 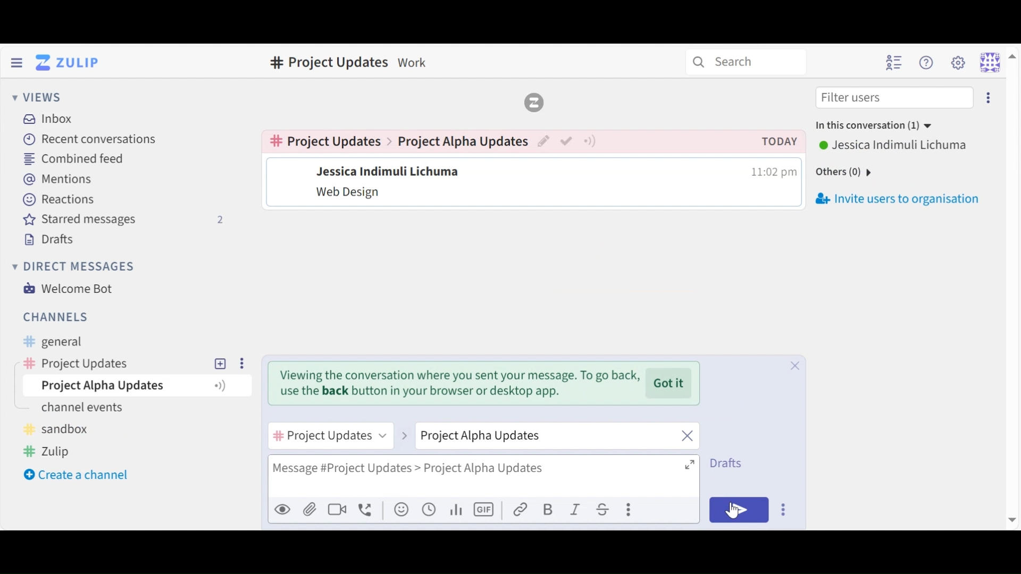 What do you see at coordinates (958, 62) in the screenshot?
I see `Settings menu` at bounding box center [958, 62].